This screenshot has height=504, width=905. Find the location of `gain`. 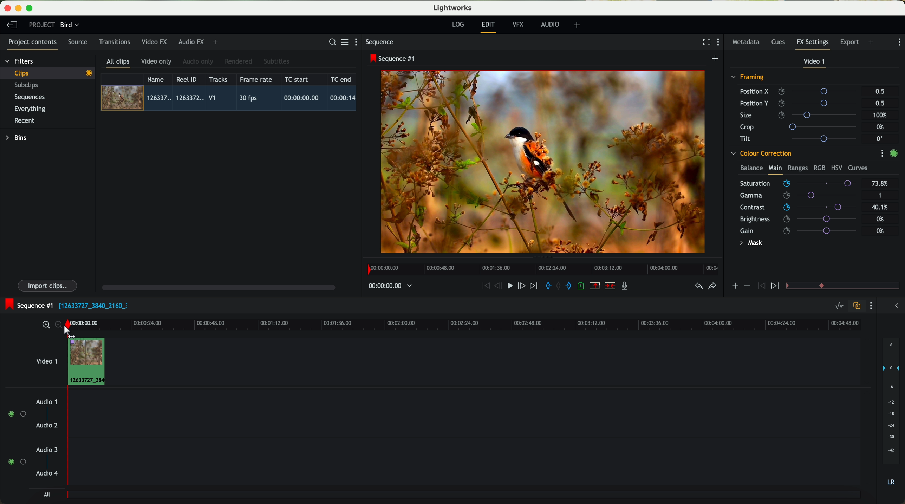

gain is located at coordinates (802, 230).